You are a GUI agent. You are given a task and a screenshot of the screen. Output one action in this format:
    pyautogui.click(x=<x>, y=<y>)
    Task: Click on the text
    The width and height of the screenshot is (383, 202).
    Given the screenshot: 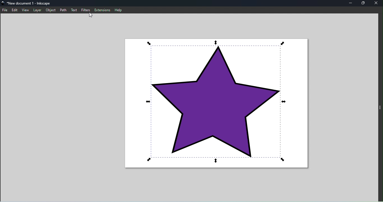 What is the action you would take?
    pyautogui.click(x=73, y=10)
    